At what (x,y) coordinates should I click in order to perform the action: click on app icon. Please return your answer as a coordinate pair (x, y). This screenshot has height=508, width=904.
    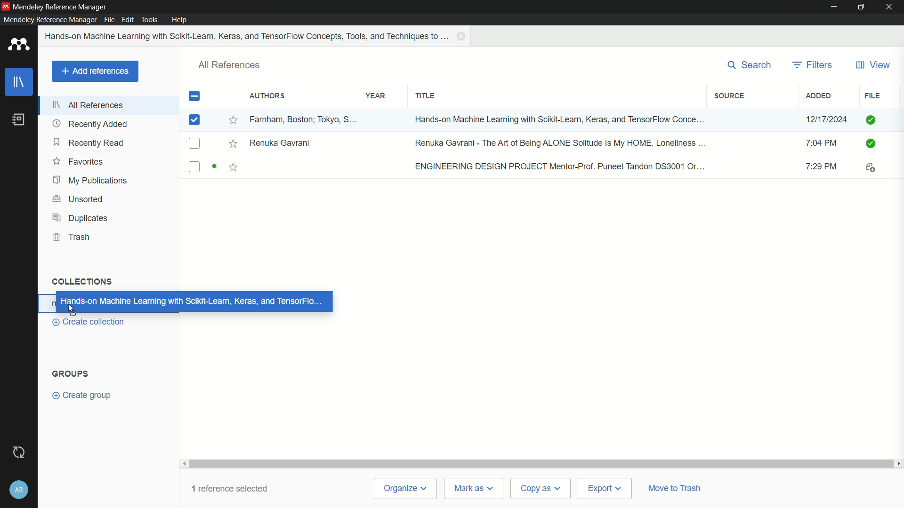
    Looking at the image, I should click on (19, 46).